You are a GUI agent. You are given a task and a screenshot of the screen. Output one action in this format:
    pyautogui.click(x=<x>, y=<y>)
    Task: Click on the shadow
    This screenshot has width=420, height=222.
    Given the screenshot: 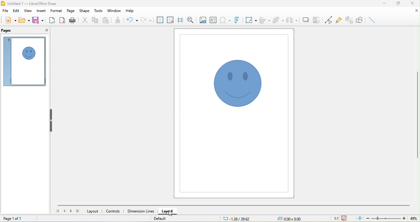 What is the action you would take?
    pyautogui.click(x=305, y=20)
    